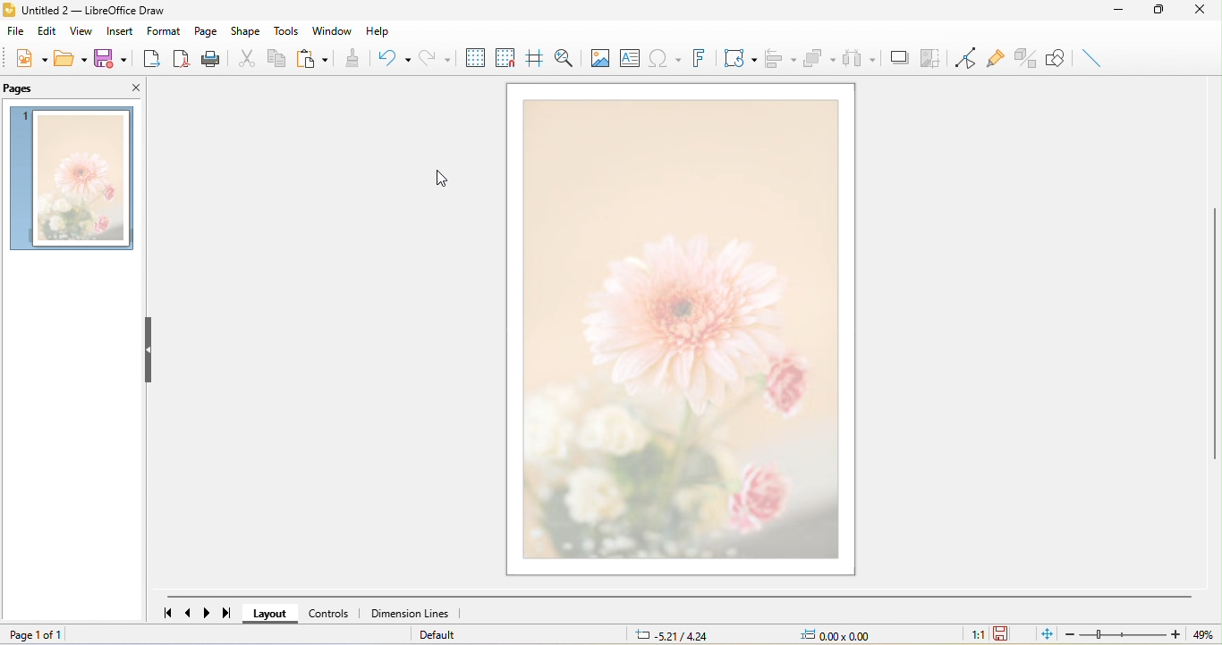 The width and height of the screenshot is (1222, 645). What do you see at coordinates (245, 32) in the screenshot?
I see `shape` at bounding box center [245, 32].